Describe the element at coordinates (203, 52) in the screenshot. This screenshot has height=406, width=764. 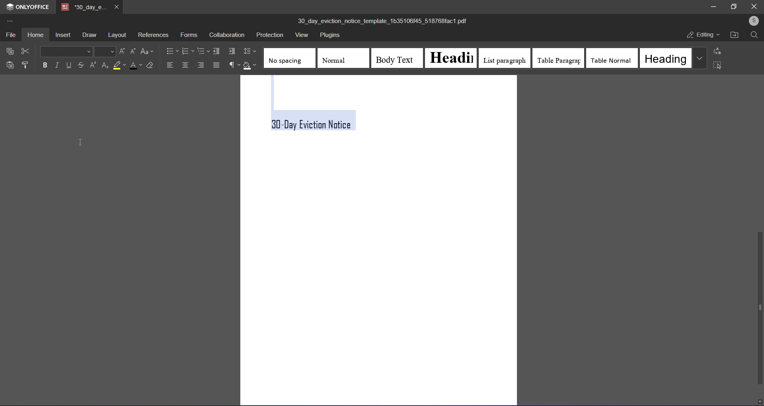
I see `multilevel list` at that location.